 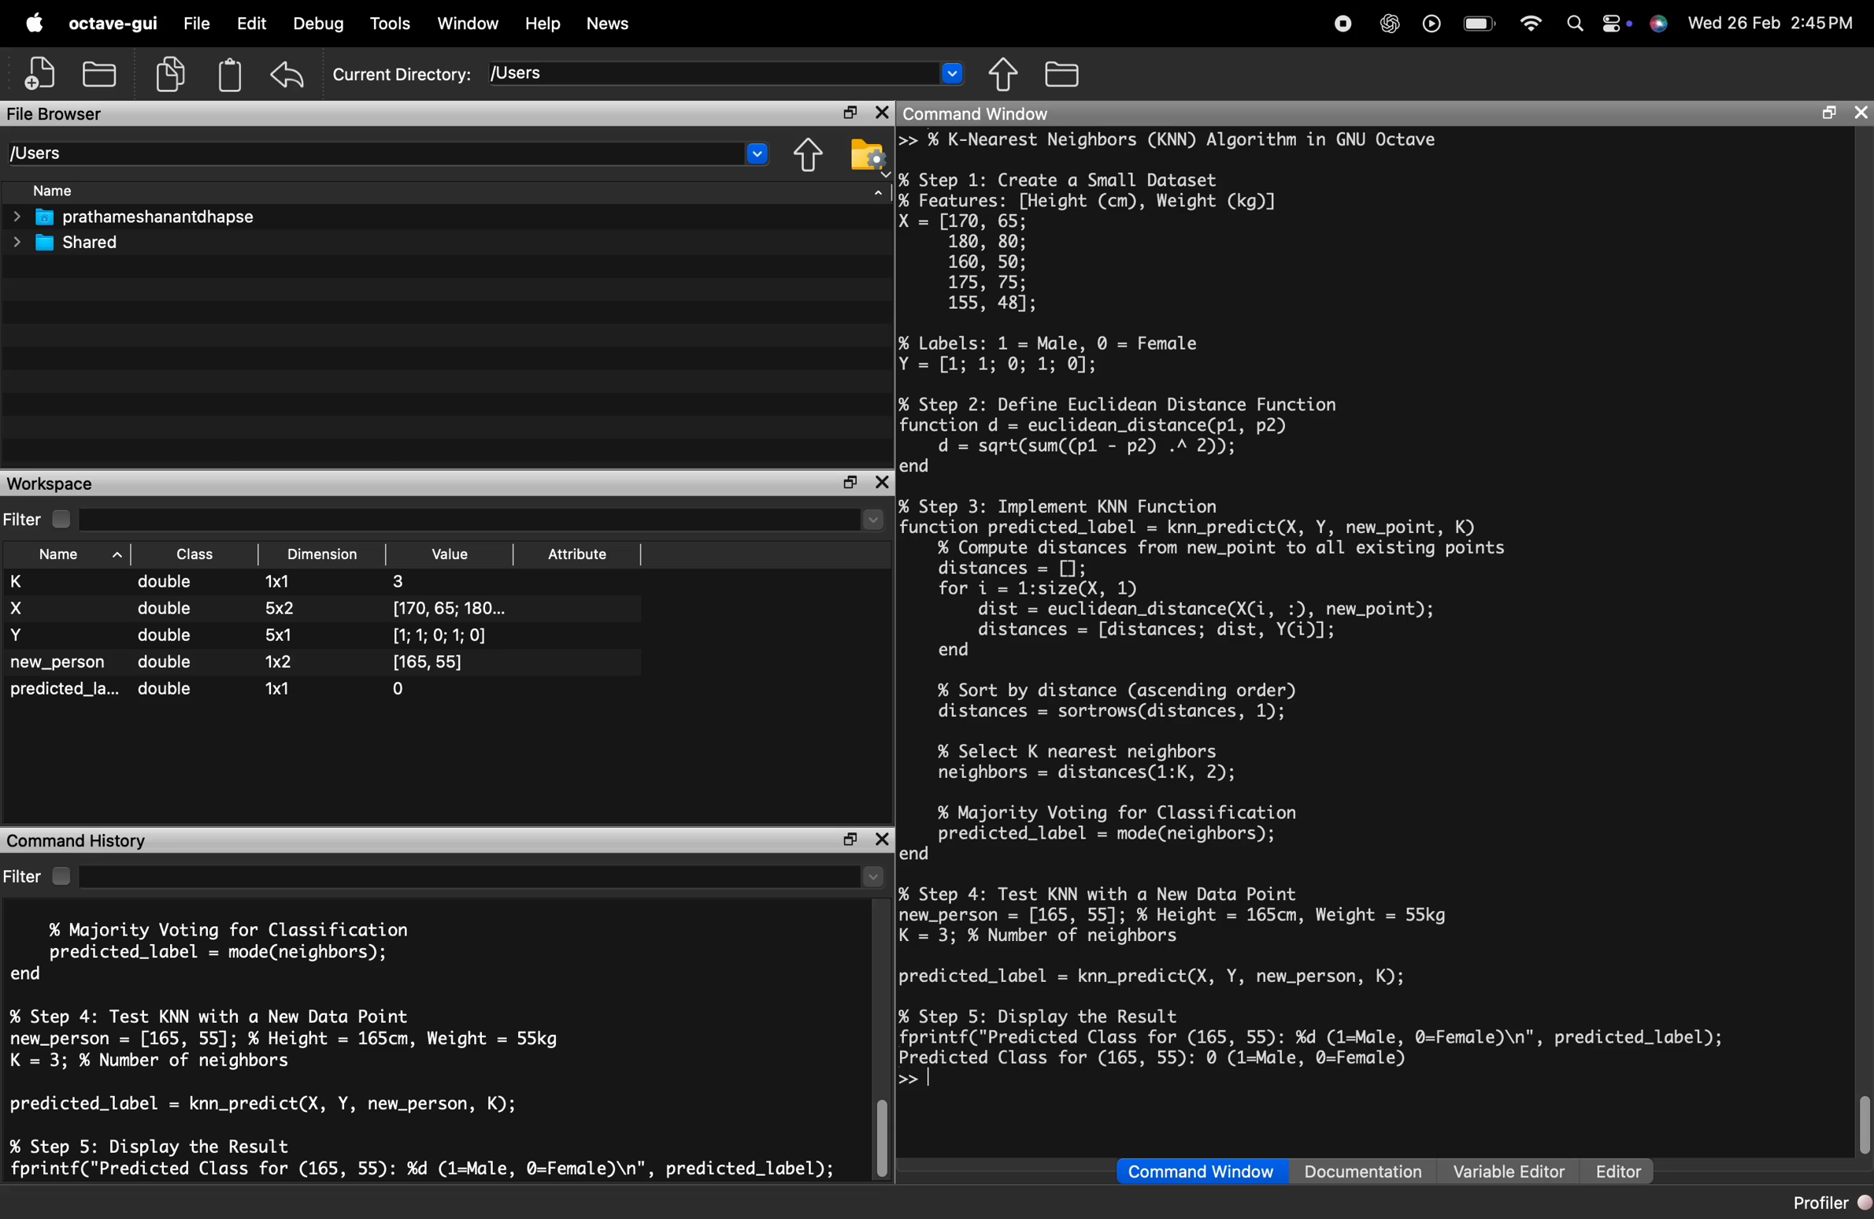 I want to click on Dimension, so click(x=327, y=554).